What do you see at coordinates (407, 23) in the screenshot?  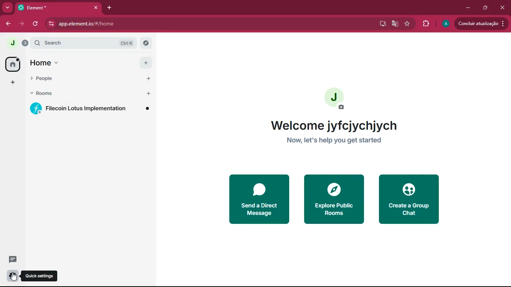 I see `favourite` at bounding box center [407, 23].